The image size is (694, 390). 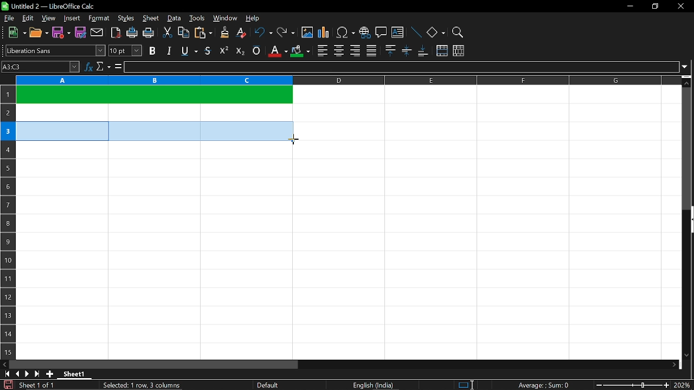 What do you see at coordinates (36, 374) in the screenshot?
I see `go to last sheet` at bounding box center [36, 374].